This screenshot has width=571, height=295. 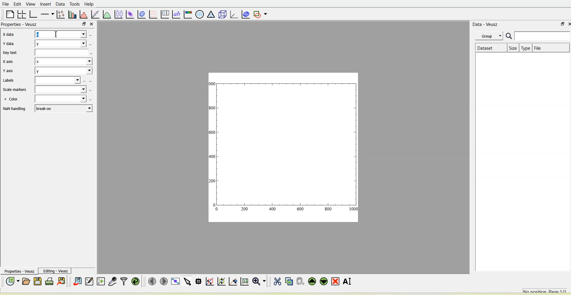 I want to click on Insert, so click(x=45, y=4).